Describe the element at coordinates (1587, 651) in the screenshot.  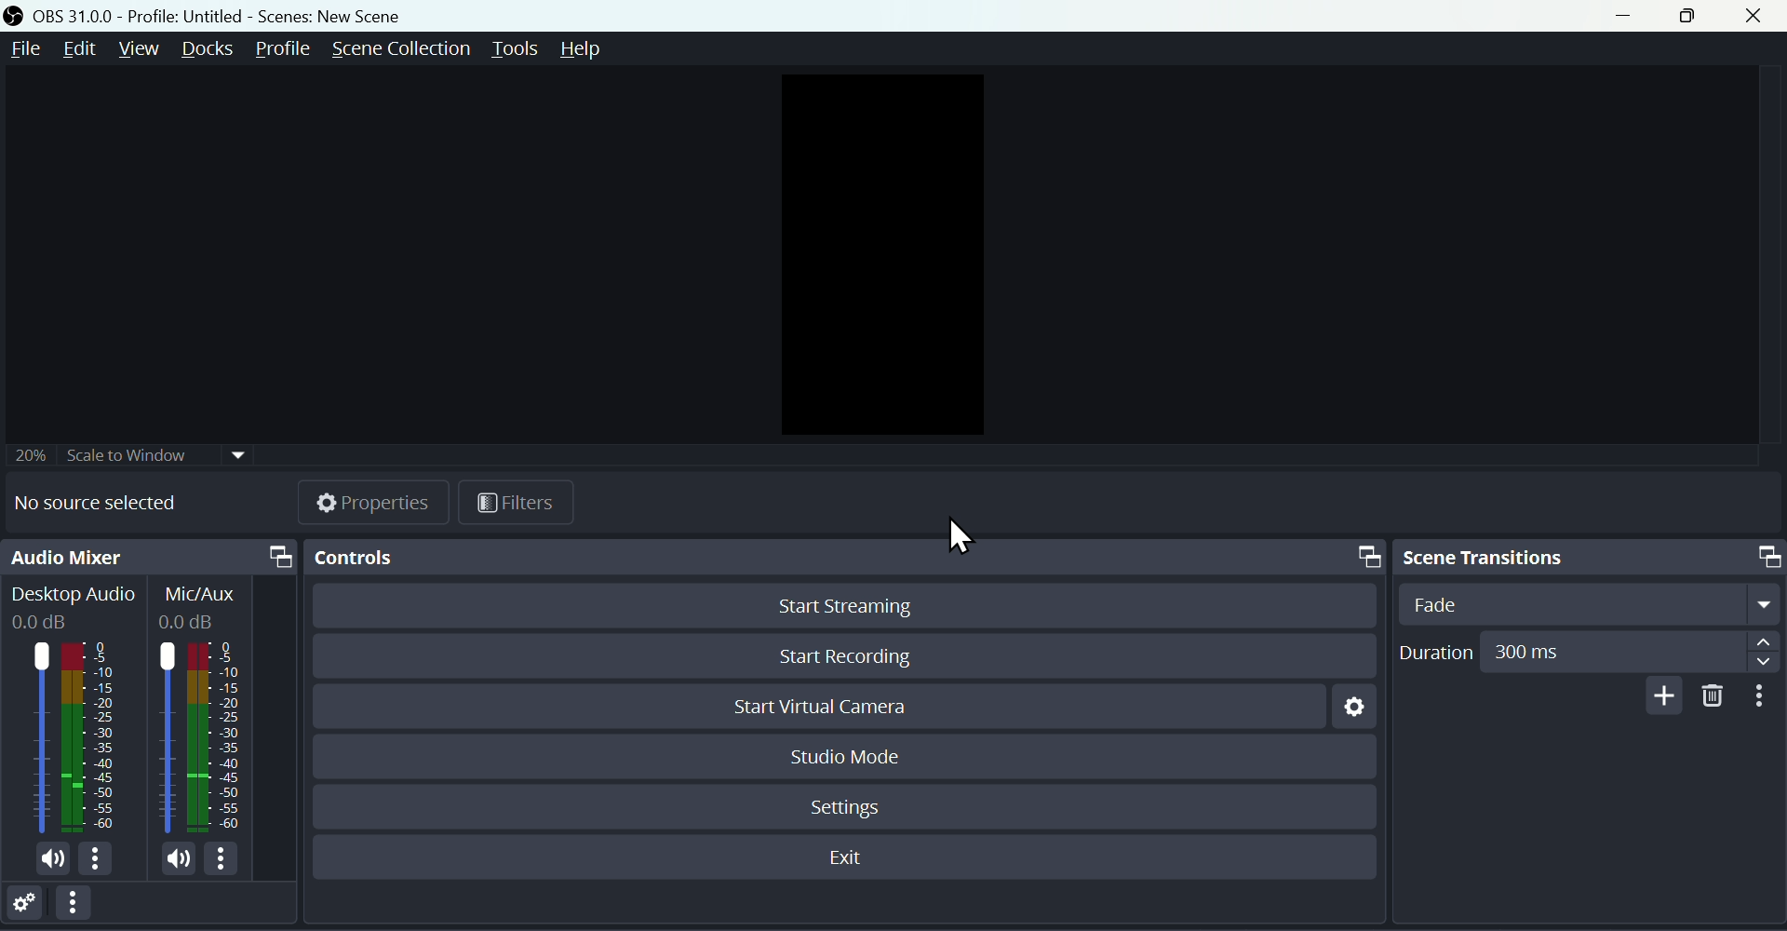
I see `Durations` at that location.